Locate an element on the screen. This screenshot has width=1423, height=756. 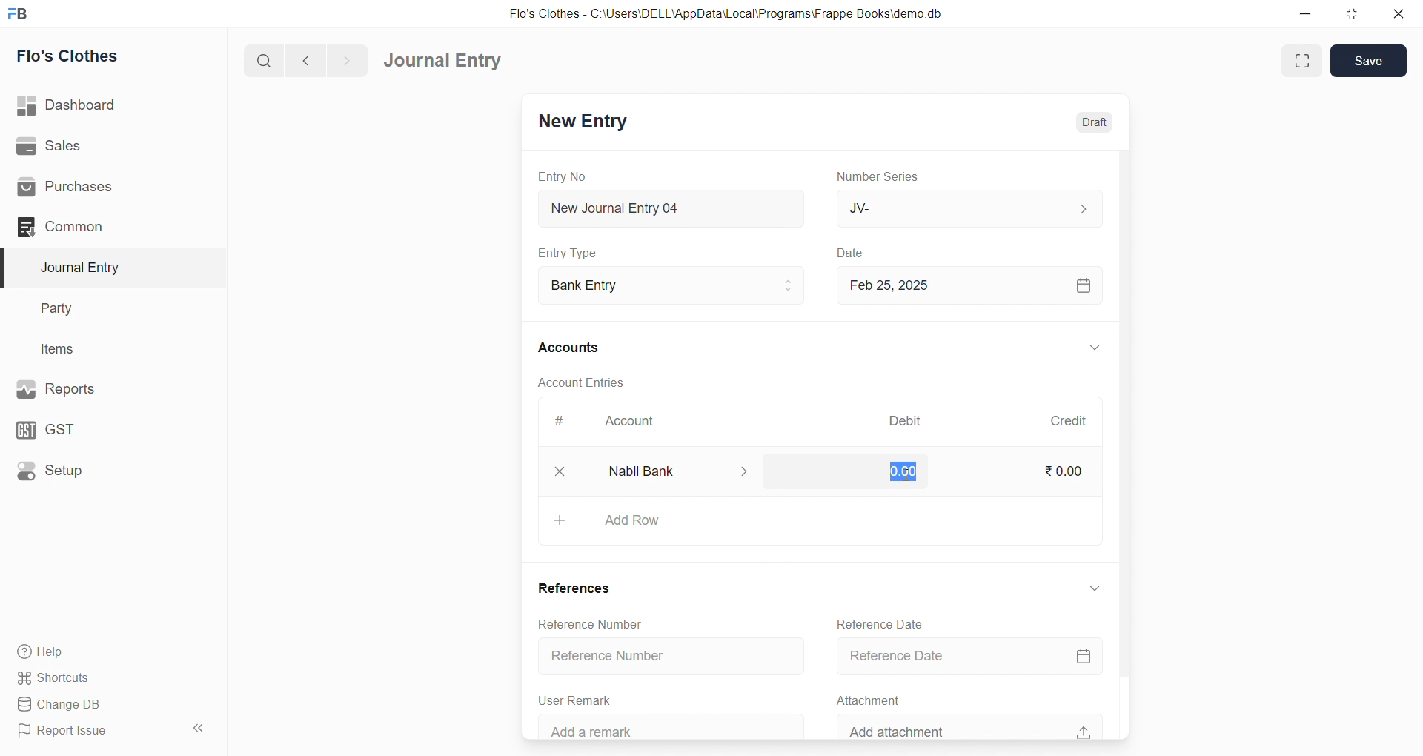
Journal Entry is located at coordinates (448, 61).